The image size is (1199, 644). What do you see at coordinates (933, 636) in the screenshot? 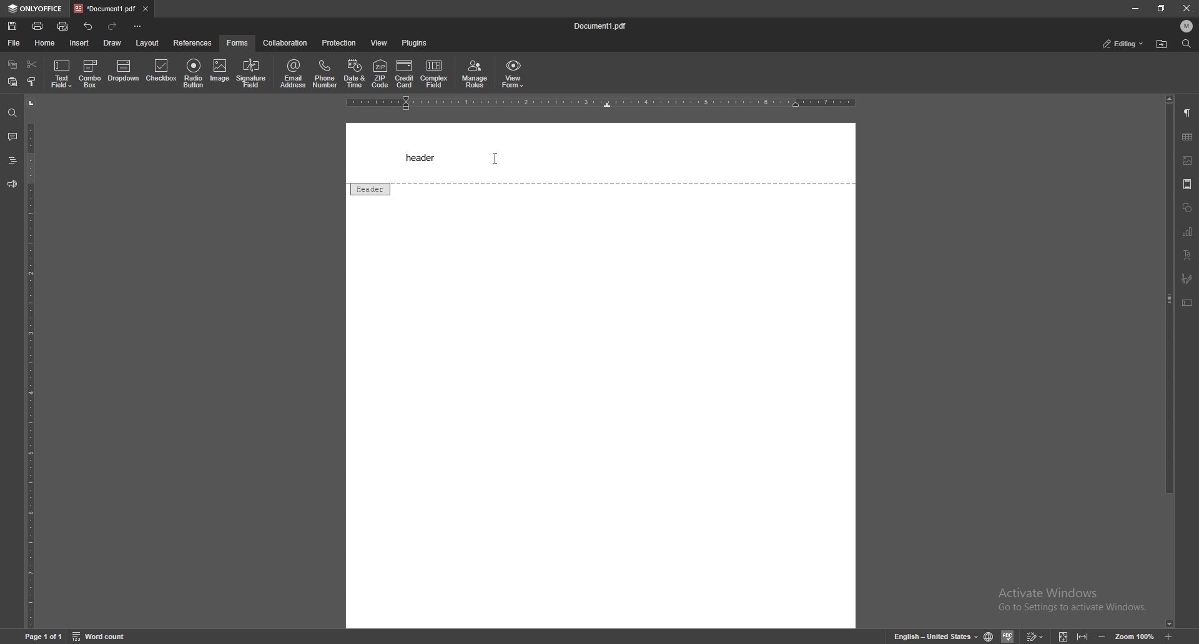
I see `change text language` at bounding box center [933, 636].